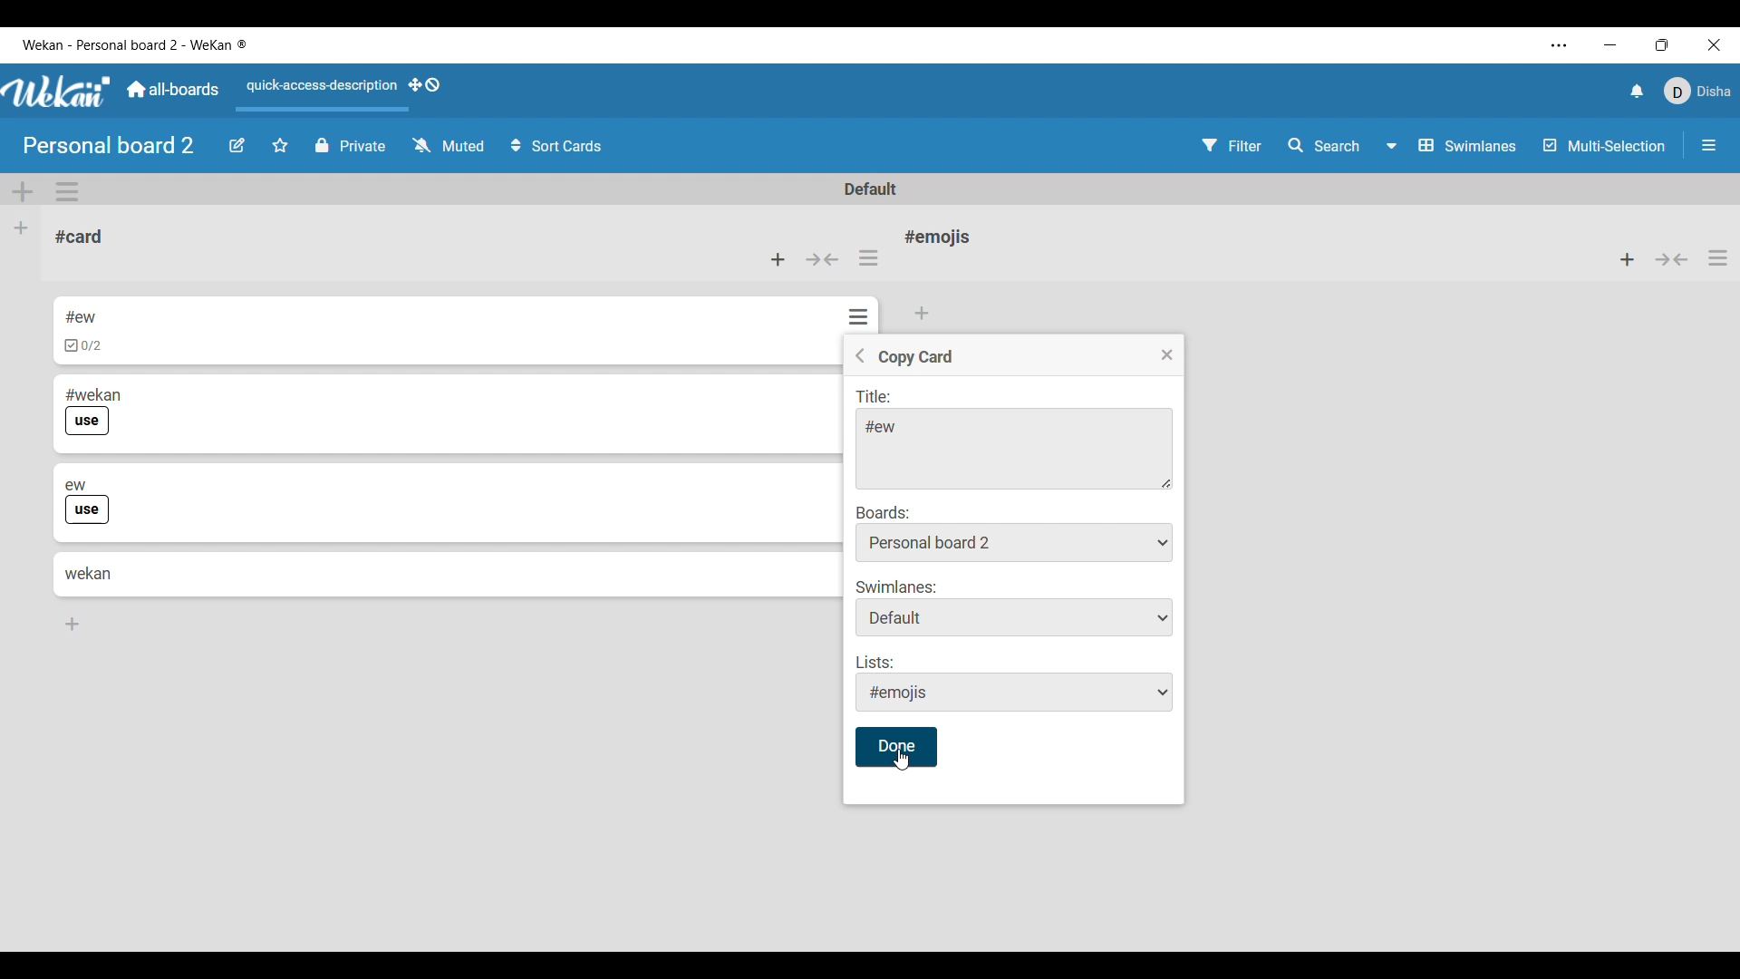 This screenshot has width=1740, height=979. What do you see at coordinates (872, 189) in the screenshot?
I see `Default swimlane` at bounding box center [872, 189].